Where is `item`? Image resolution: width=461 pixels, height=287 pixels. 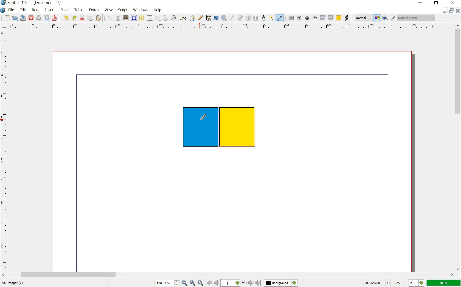 item is located at coordinates (36, 10).